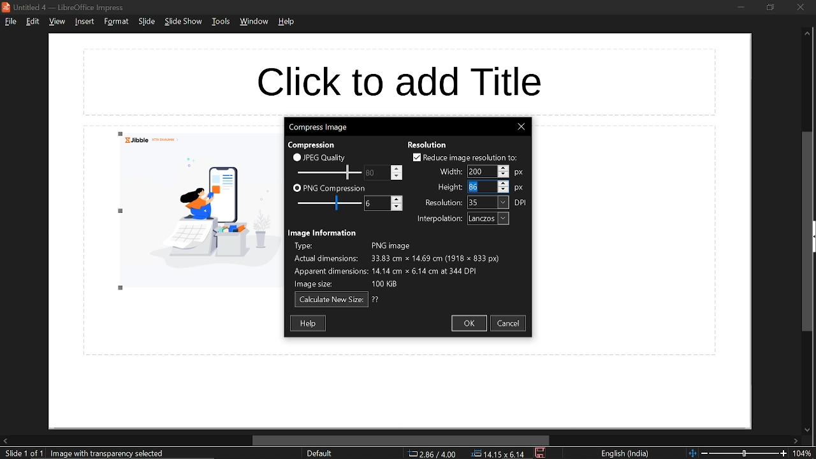 The image size is (816, 459). What do you see at coordinates (147, 22) in the screenshot?
I see `slide` at bounding box center [147, 22].